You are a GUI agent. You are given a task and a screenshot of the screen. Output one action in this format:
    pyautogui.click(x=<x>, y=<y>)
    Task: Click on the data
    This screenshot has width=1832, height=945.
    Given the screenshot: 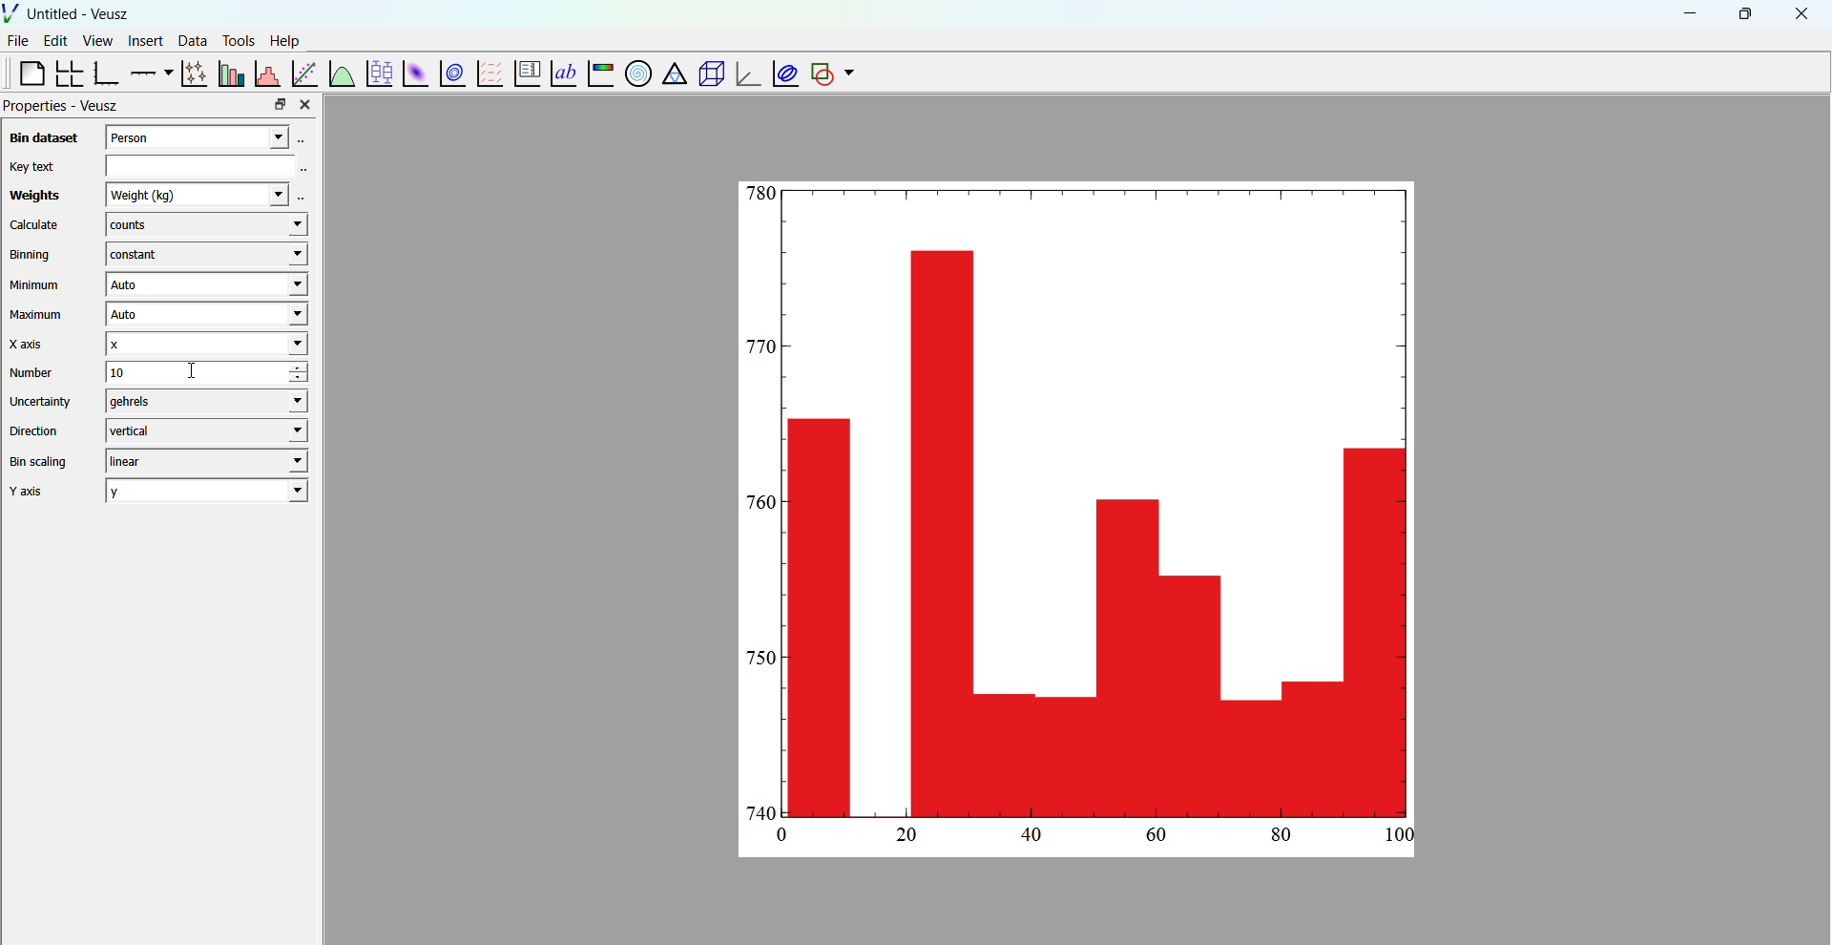 What is the action you would take?
    pyautogui.click(x=190, y=40)
    